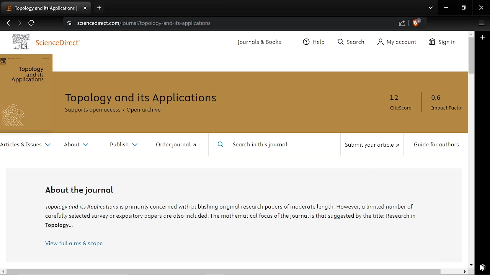  I want to click on Move up, so click(471, 34).